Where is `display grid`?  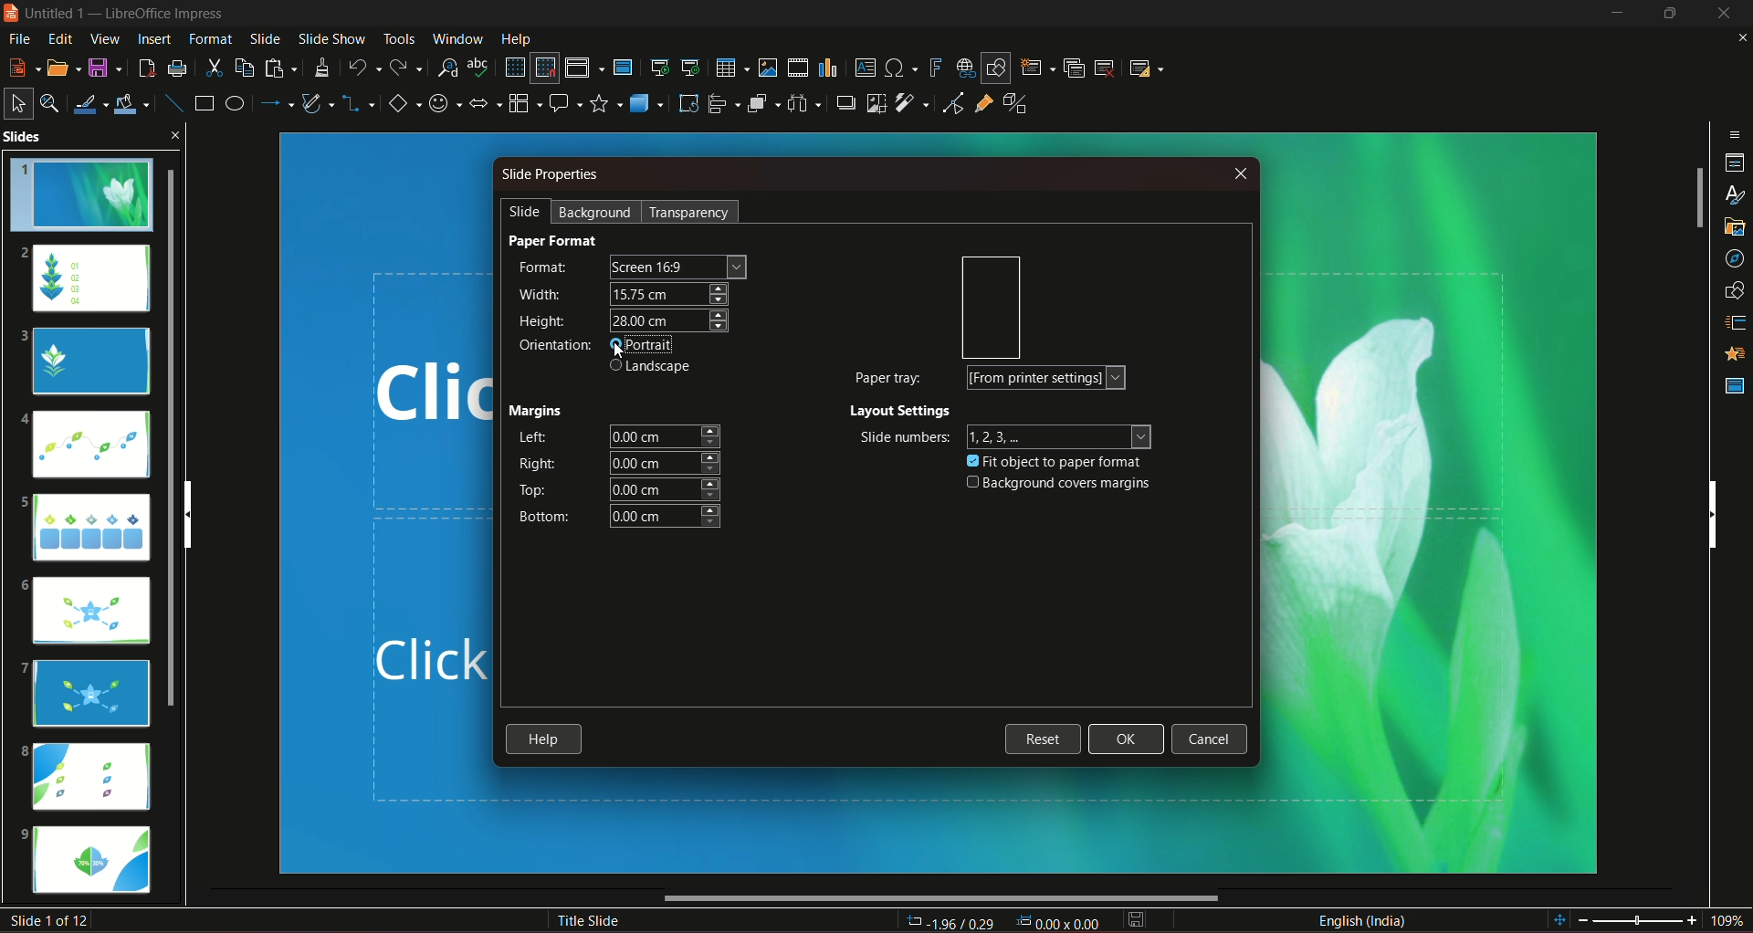 display grid is located at coordinates (514, 66).